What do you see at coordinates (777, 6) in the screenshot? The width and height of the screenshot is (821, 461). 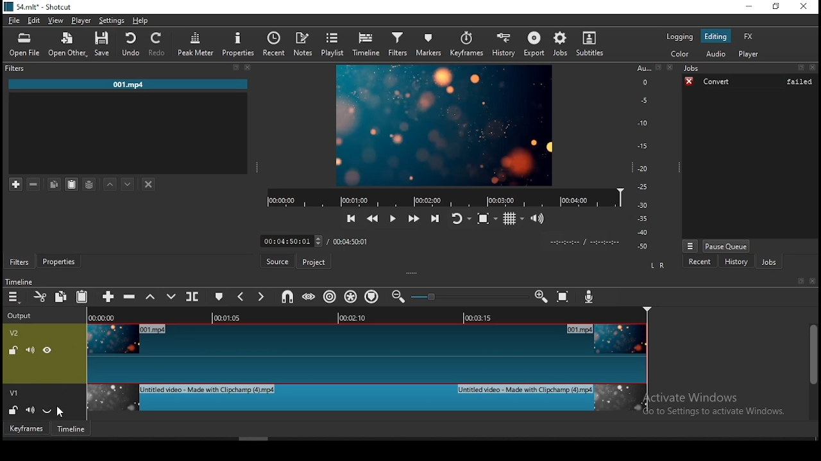 I see `restore` at bounding box center [777, 6].